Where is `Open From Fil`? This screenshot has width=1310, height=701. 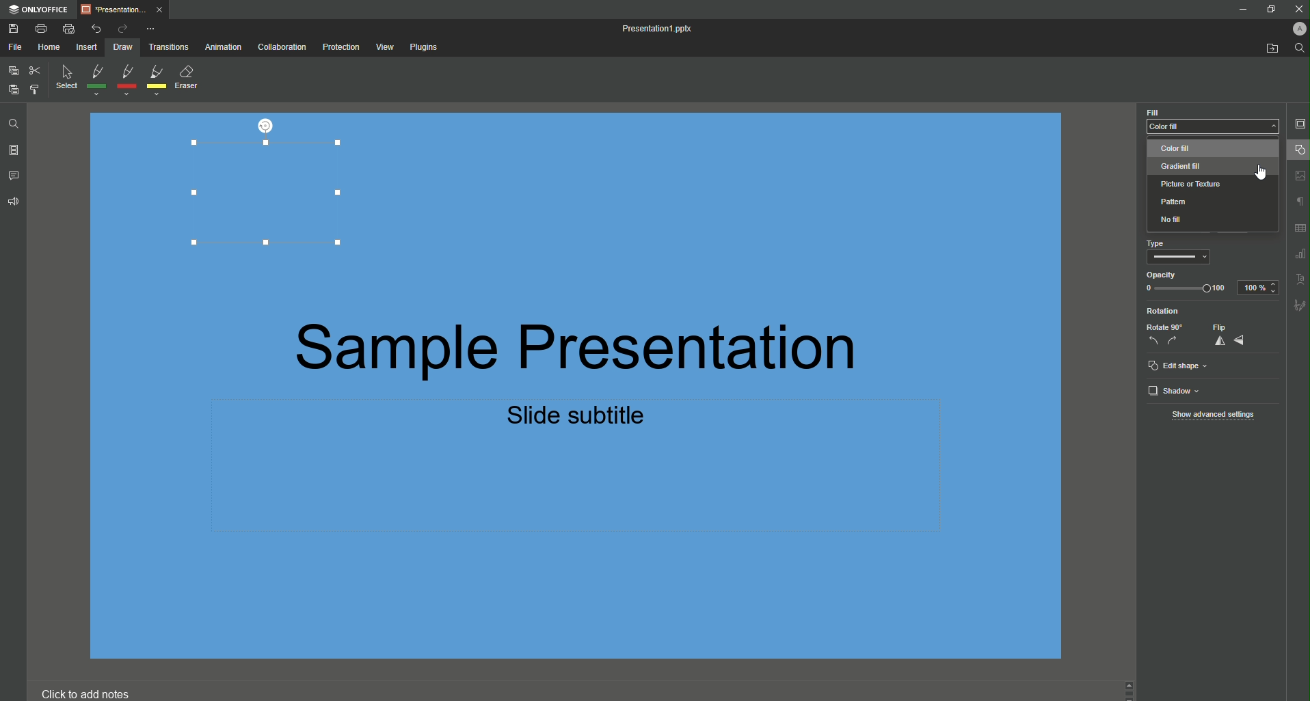
Open From Fil is located at coordinates (1274, 50).